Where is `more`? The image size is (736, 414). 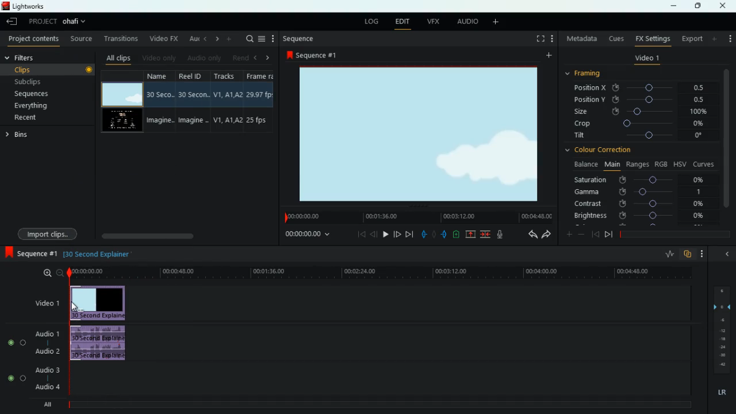 more is located at coordinates (729, 39).